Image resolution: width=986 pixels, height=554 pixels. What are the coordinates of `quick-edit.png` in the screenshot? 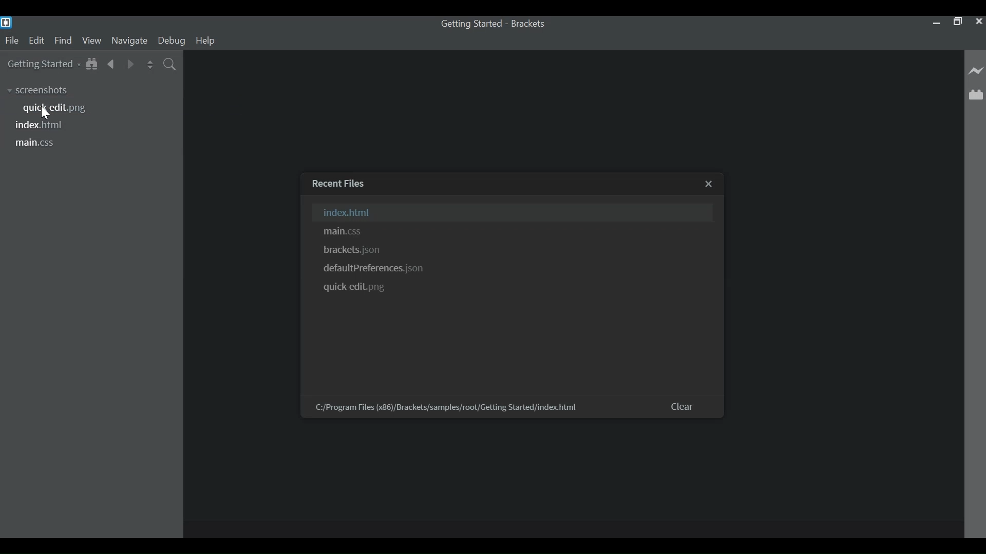 It's located at (358, 288).